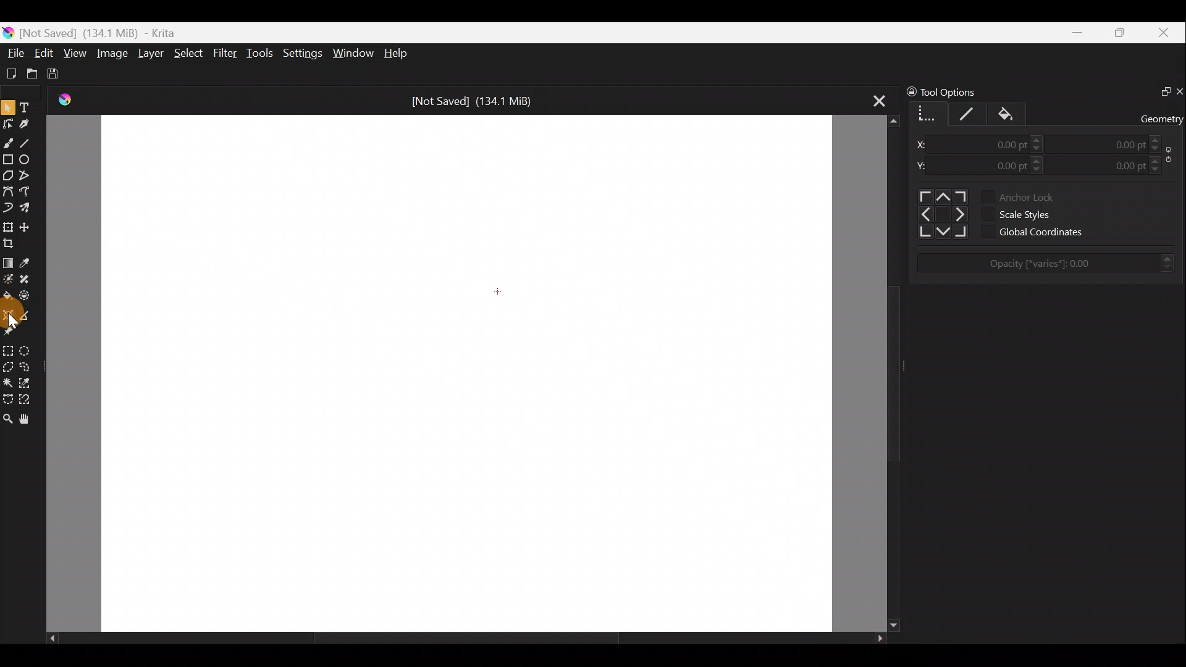  I want to click on Others, so click(939, 214).